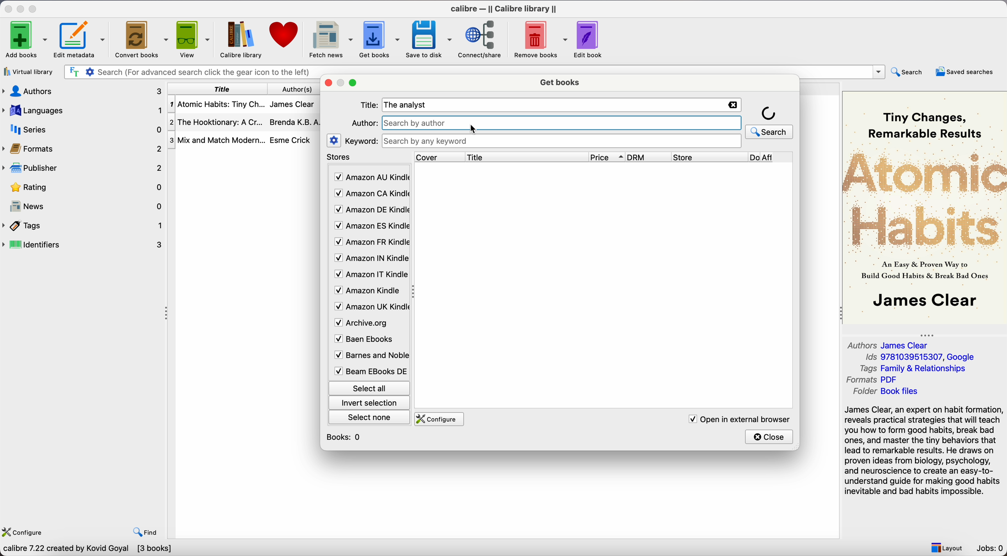  I want to click on cover, so click(436, 157).